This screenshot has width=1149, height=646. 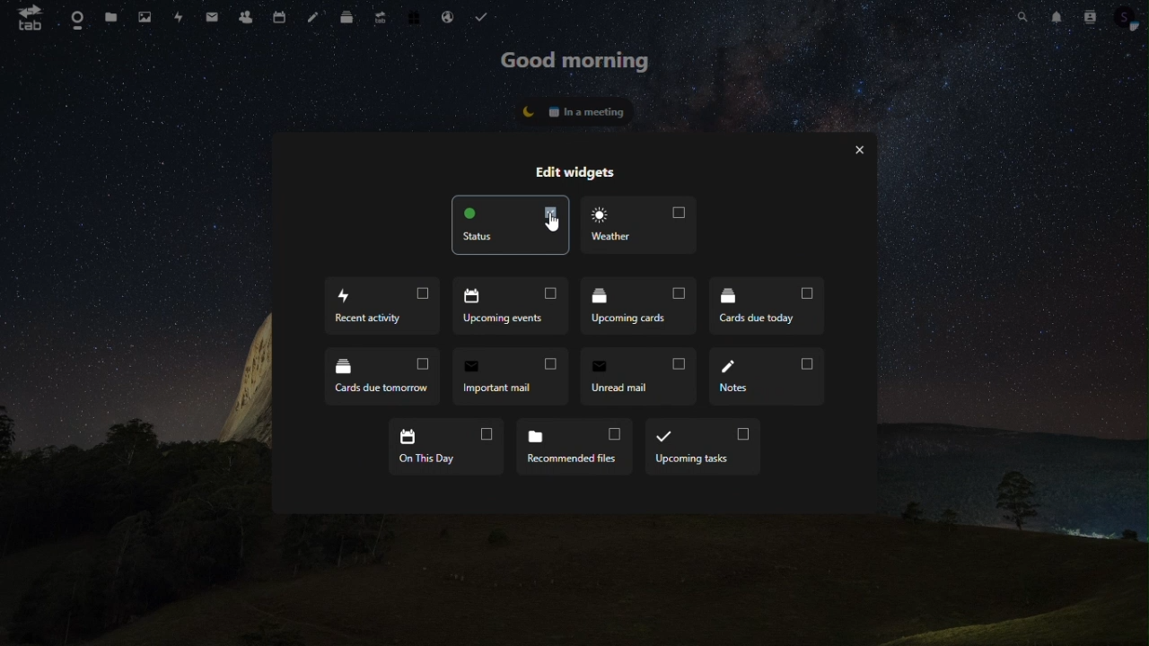 I want to click on cards due tomarrow, so click(x=382, y=375).